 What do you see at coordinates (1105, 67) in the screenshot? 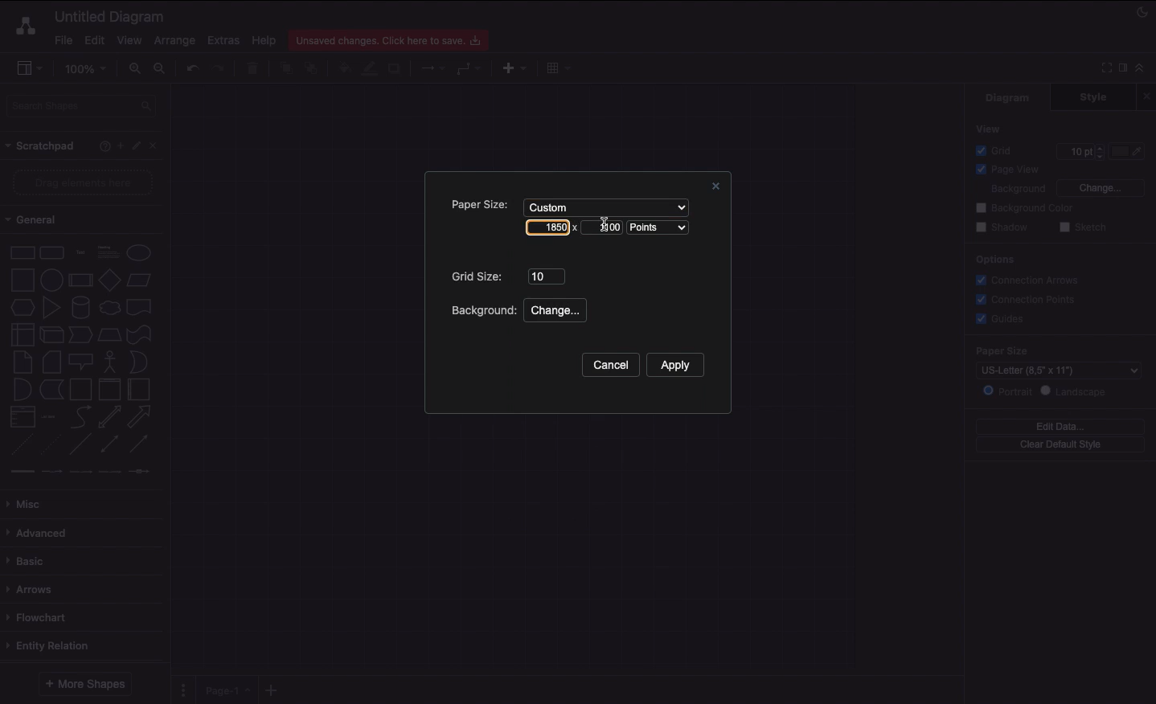
I see `Full screen` at bounding box center [1105, 67].